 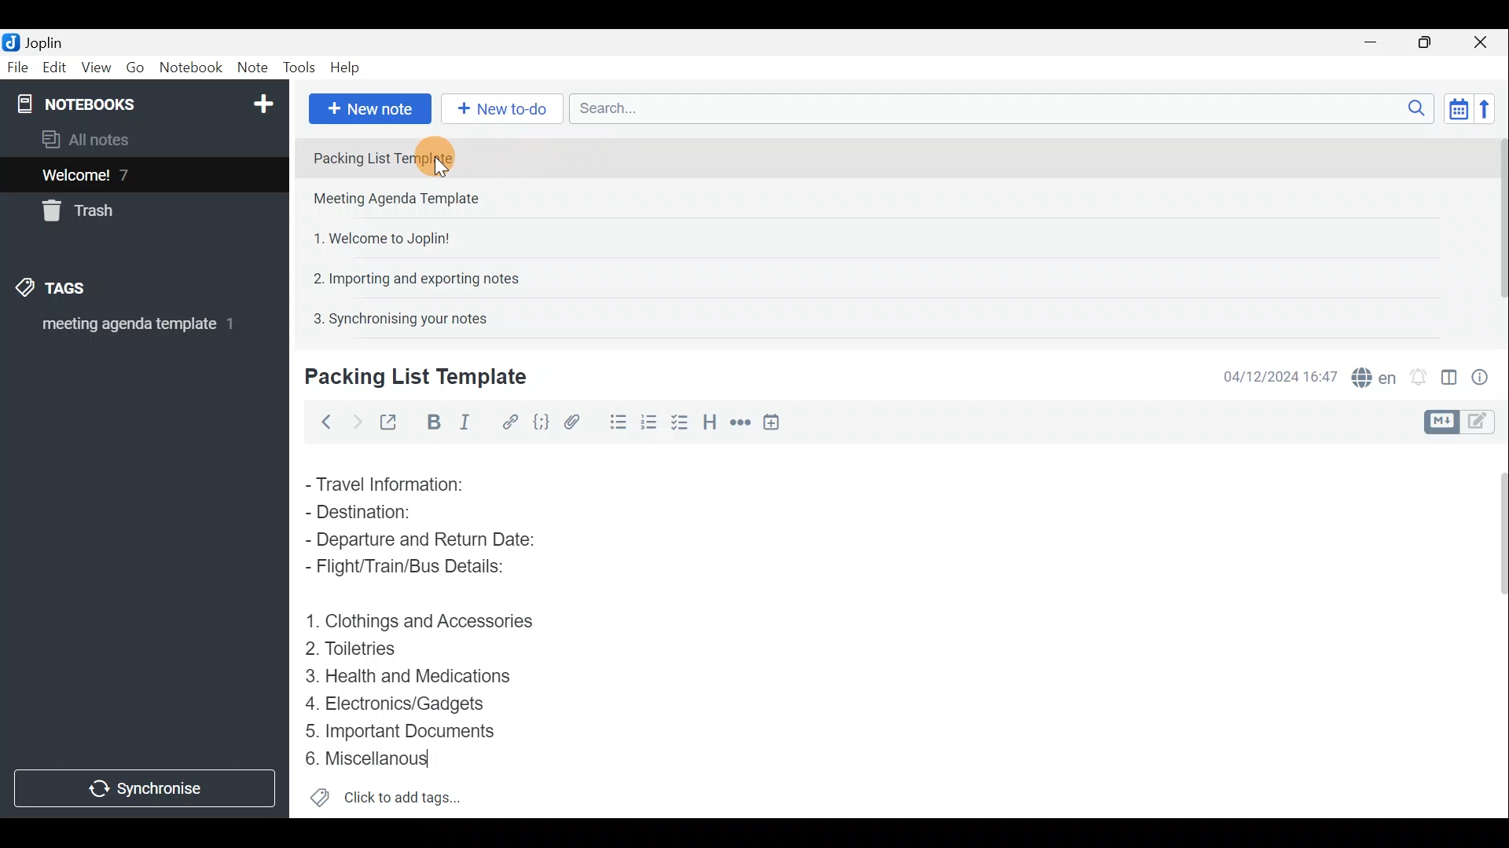 What do you see at coordinates (406, 378) in the screenshot?
I see `Creating new note` at bounding box center [406, 378].